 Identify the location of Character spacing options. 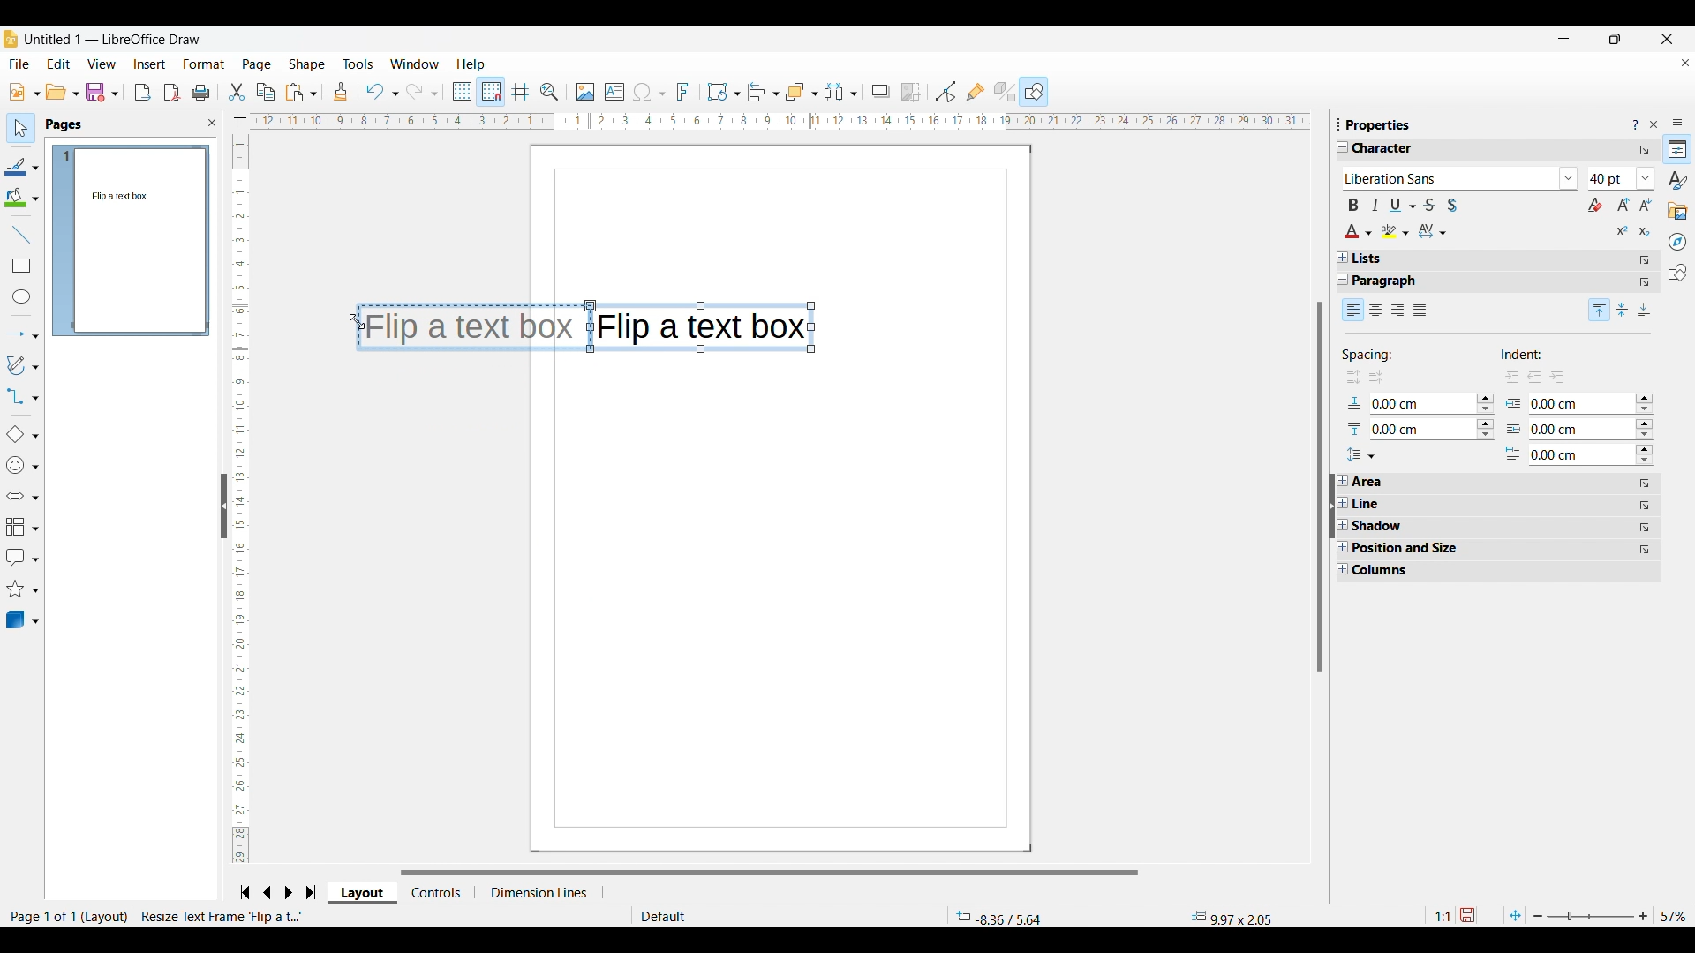
(1433, 231).